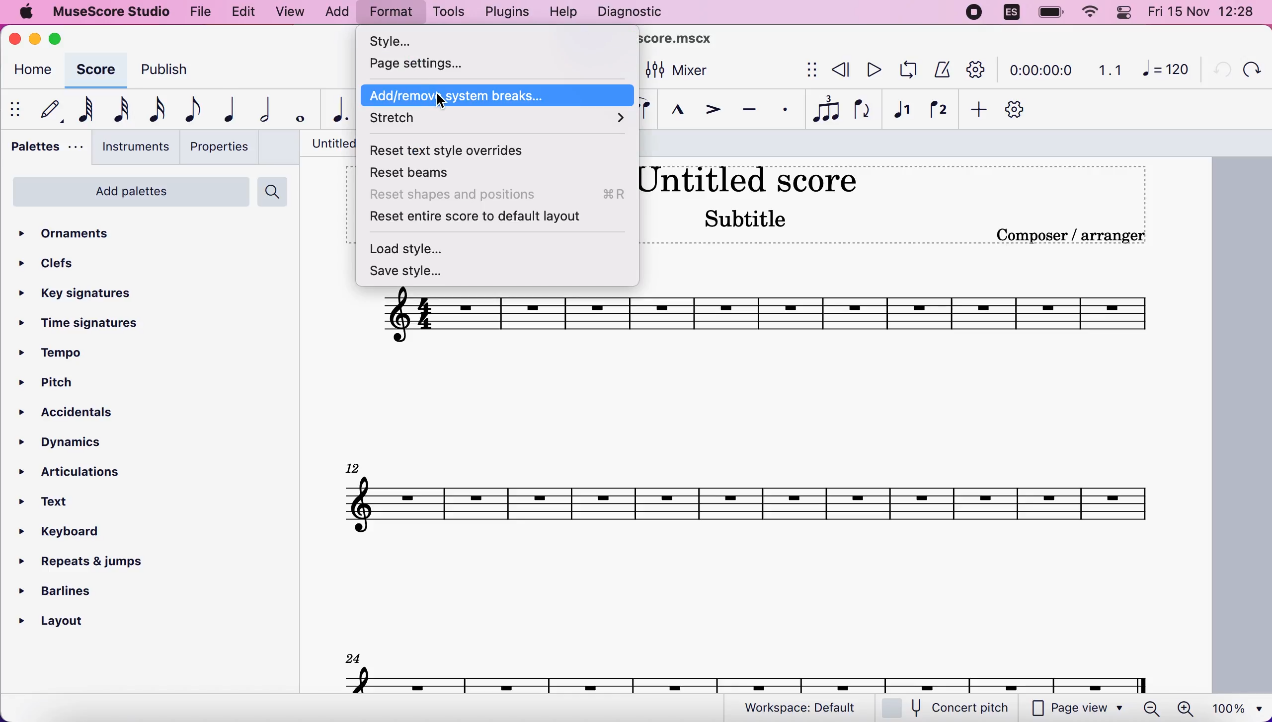  I want to click on default, so click(46, 109).